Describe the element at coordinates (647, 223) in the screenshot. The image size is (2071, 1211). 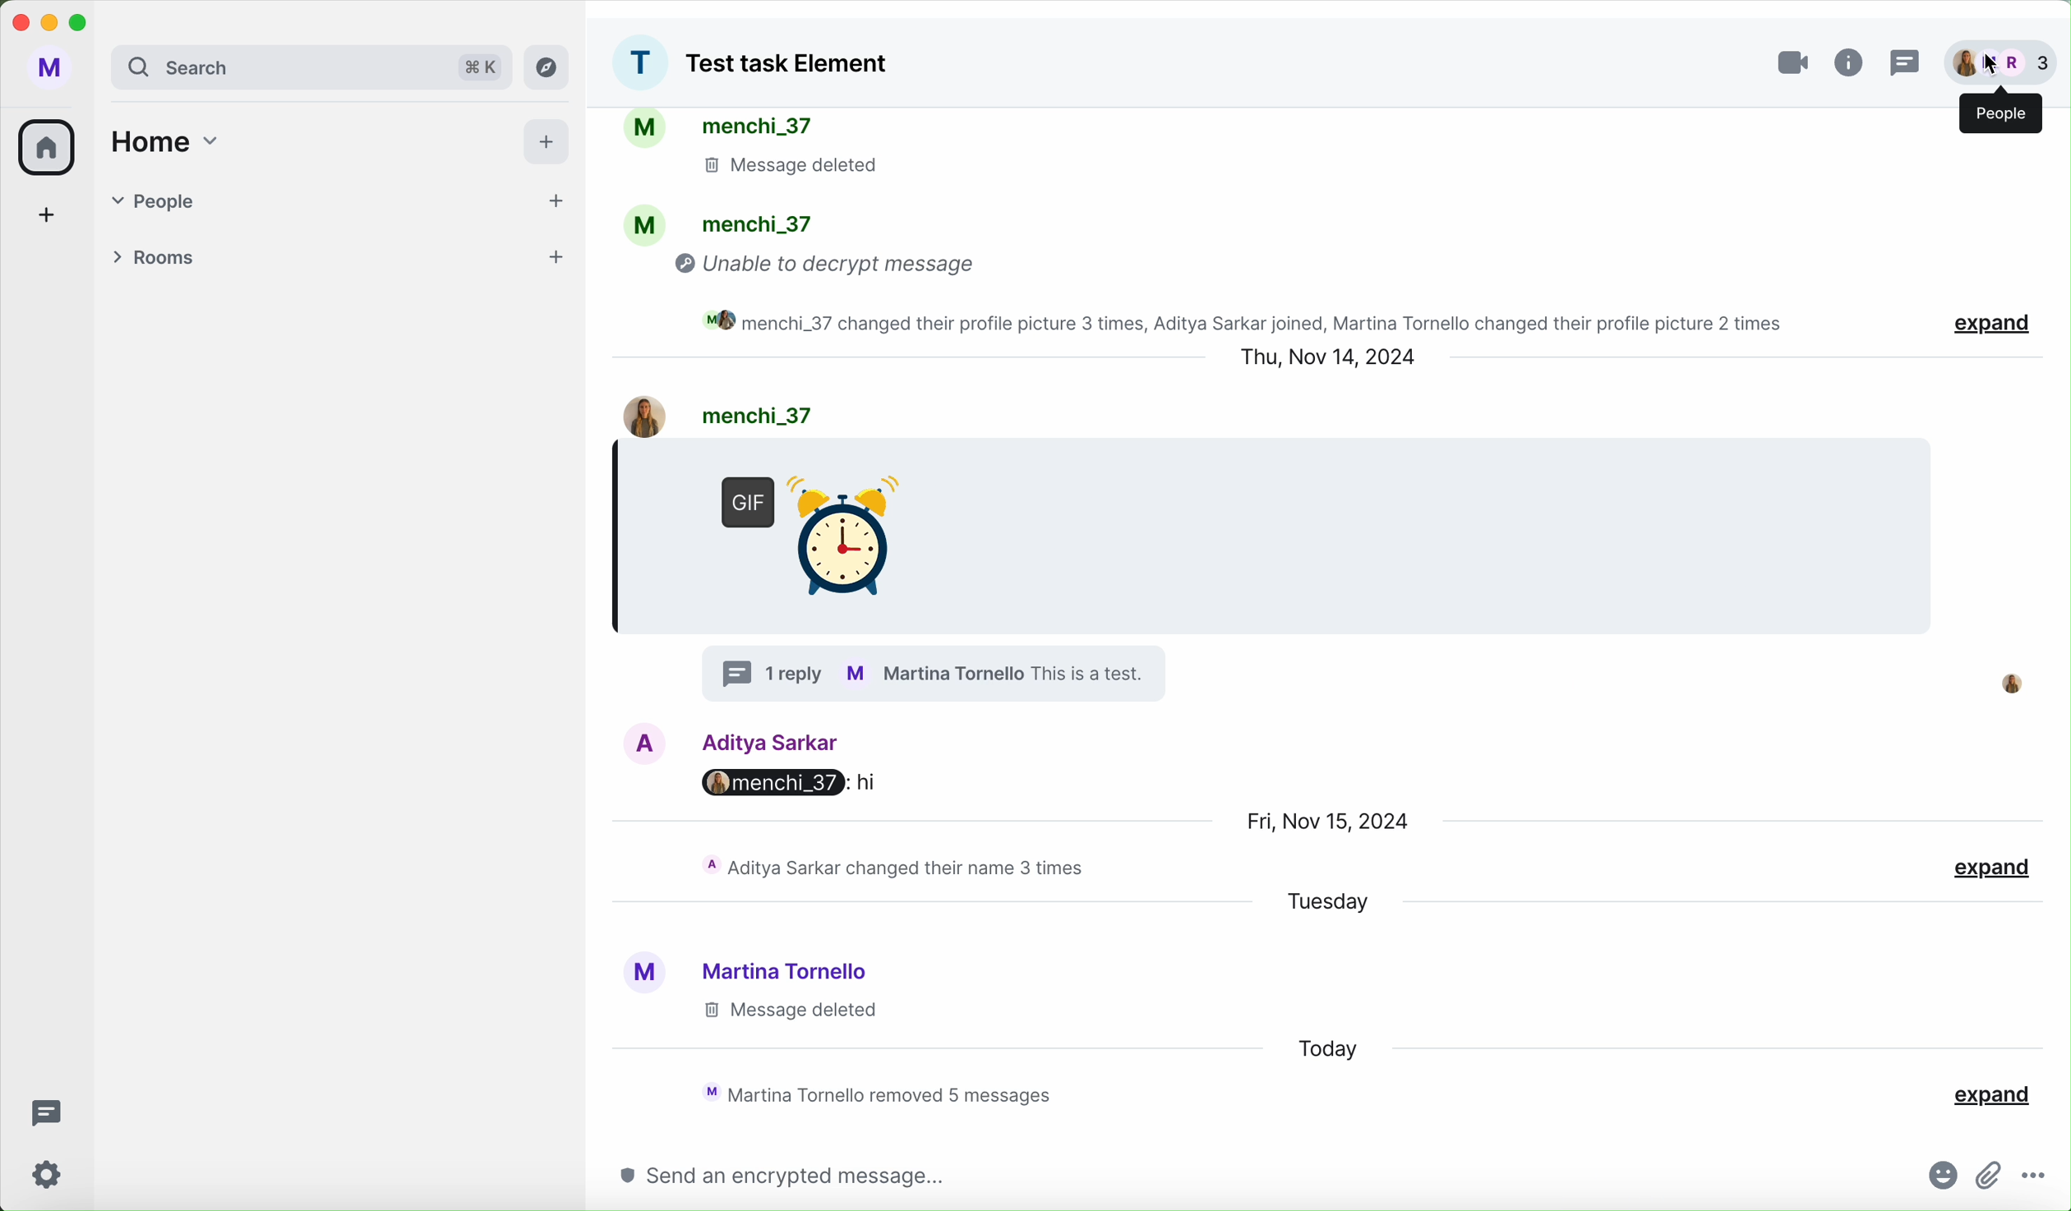
I see `profile` at that location.